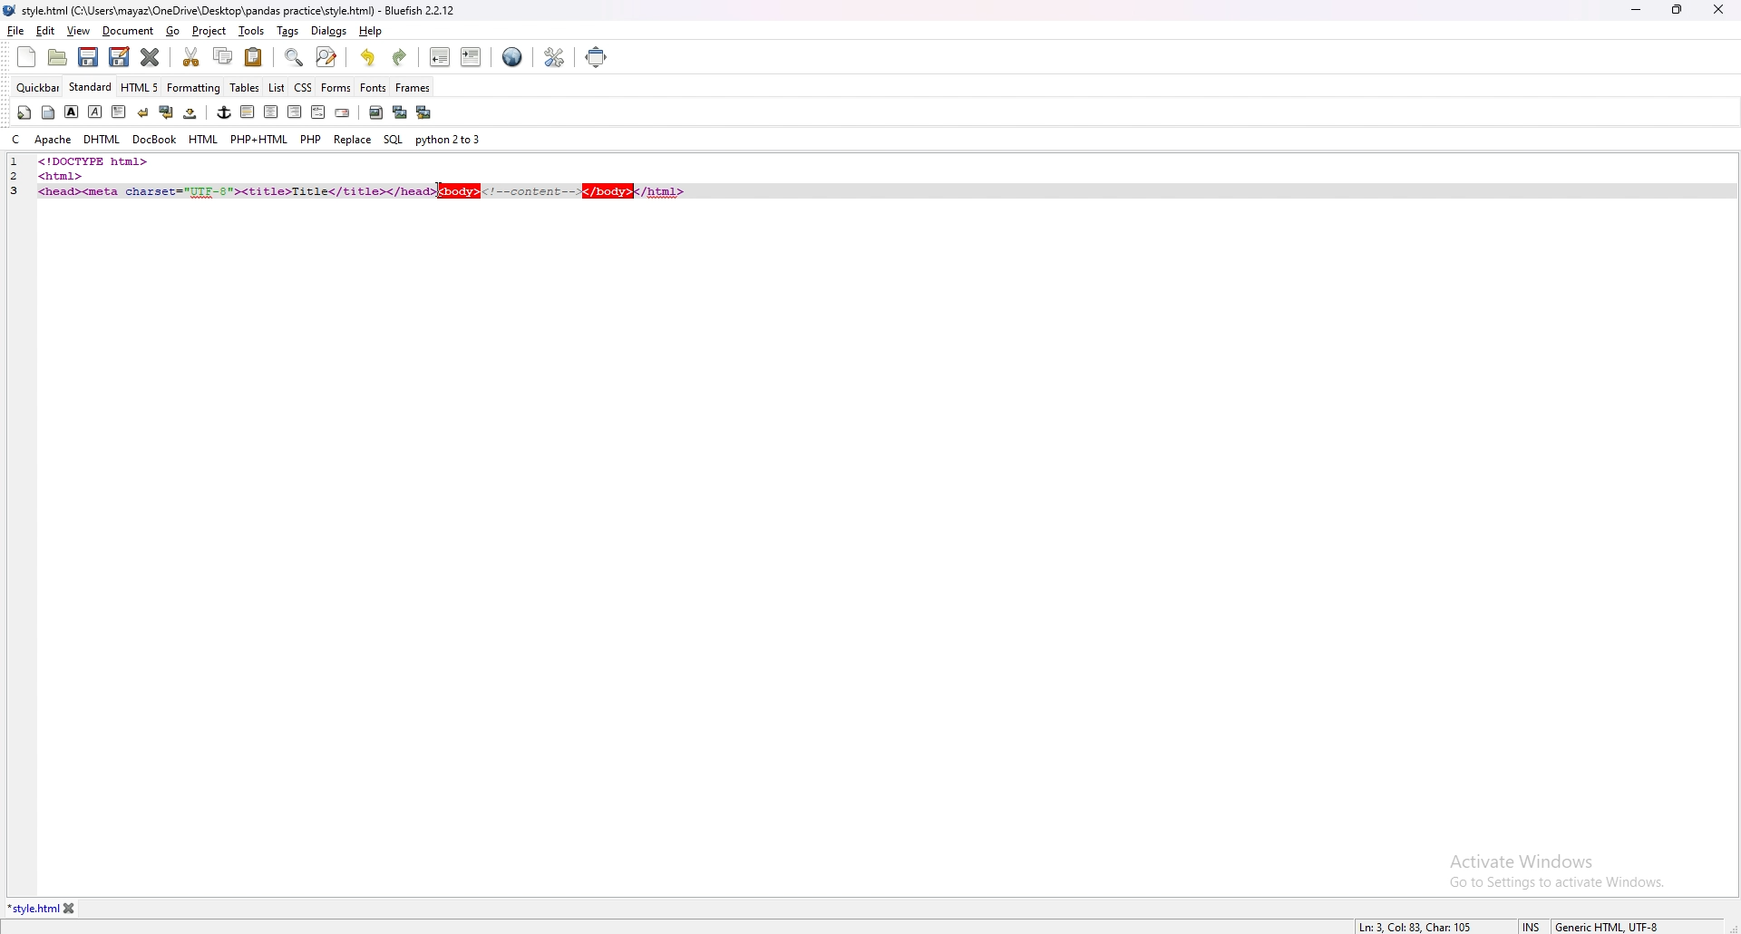  What do you see at coordinates (1607, 925) in the screenshot?
I see `encoding` at bounding box center [1607, 925].